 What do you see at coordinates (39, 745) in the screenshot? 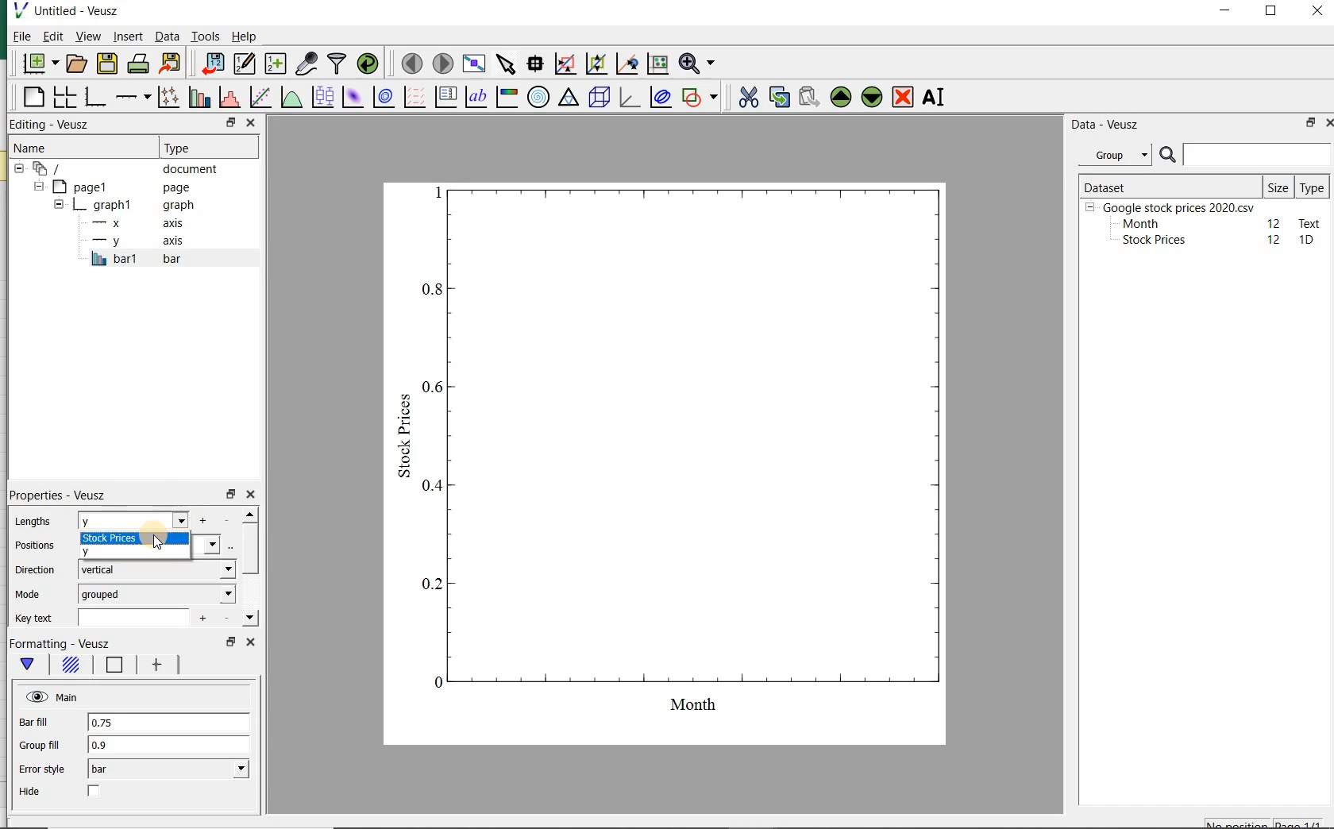
I see `Group fill` at bounding box center [39, 745].